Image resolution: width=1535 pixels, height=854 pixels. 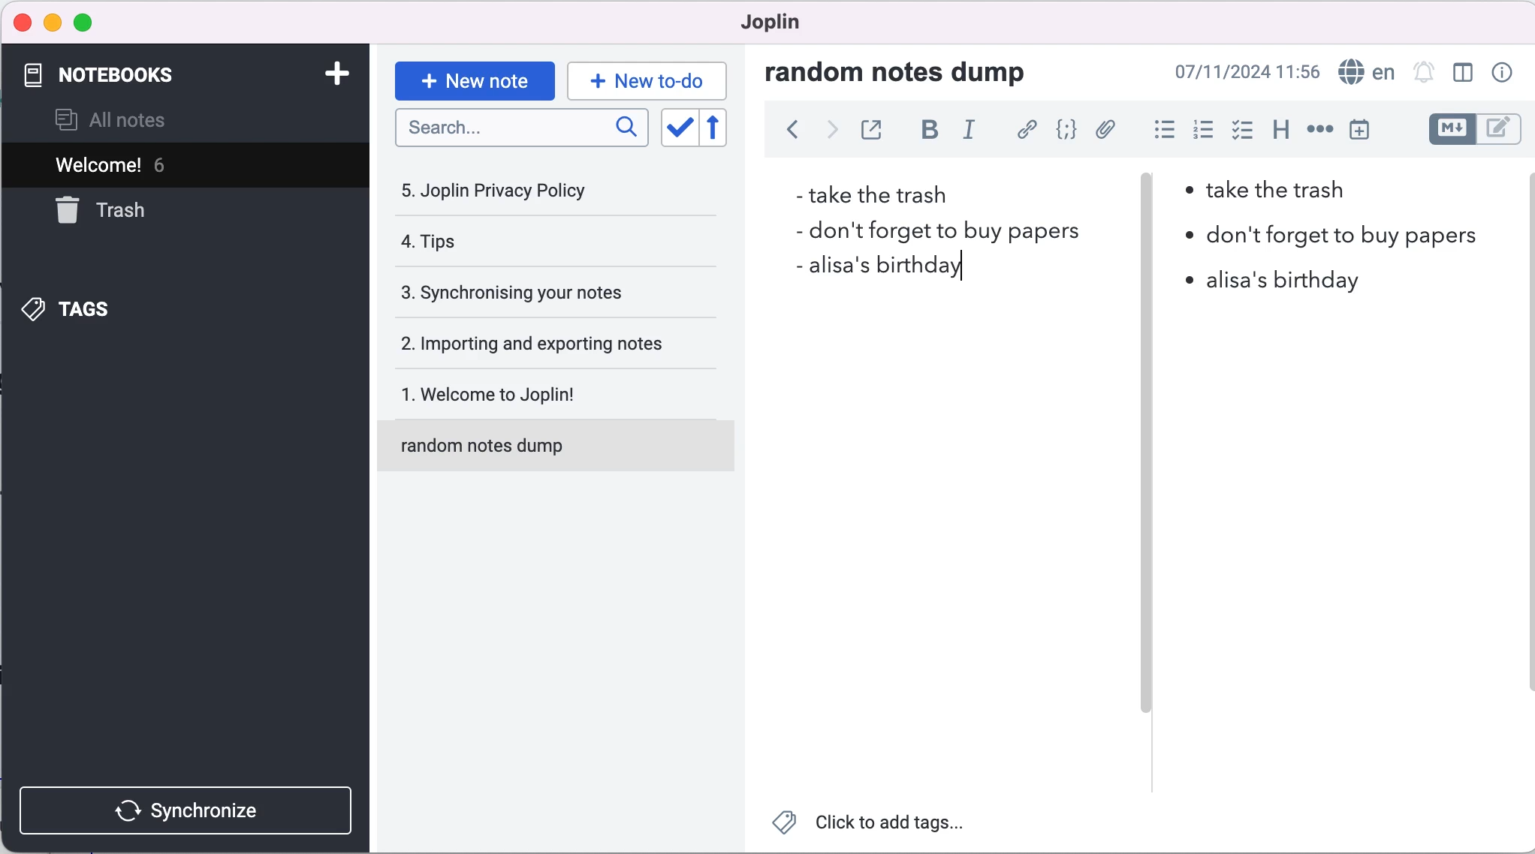 What do you see at coordinates (1104, 131) in the screenshot?
I see `attach file` at bounding box center [1104, 131].